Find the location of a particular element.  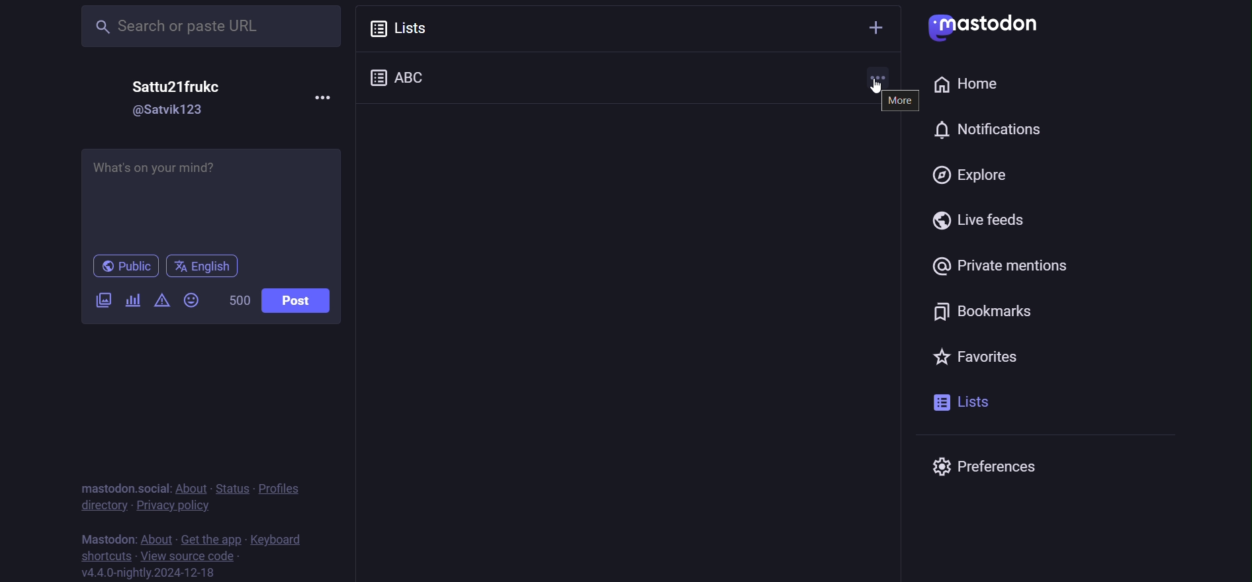

search is located at coordinates (198, 26).